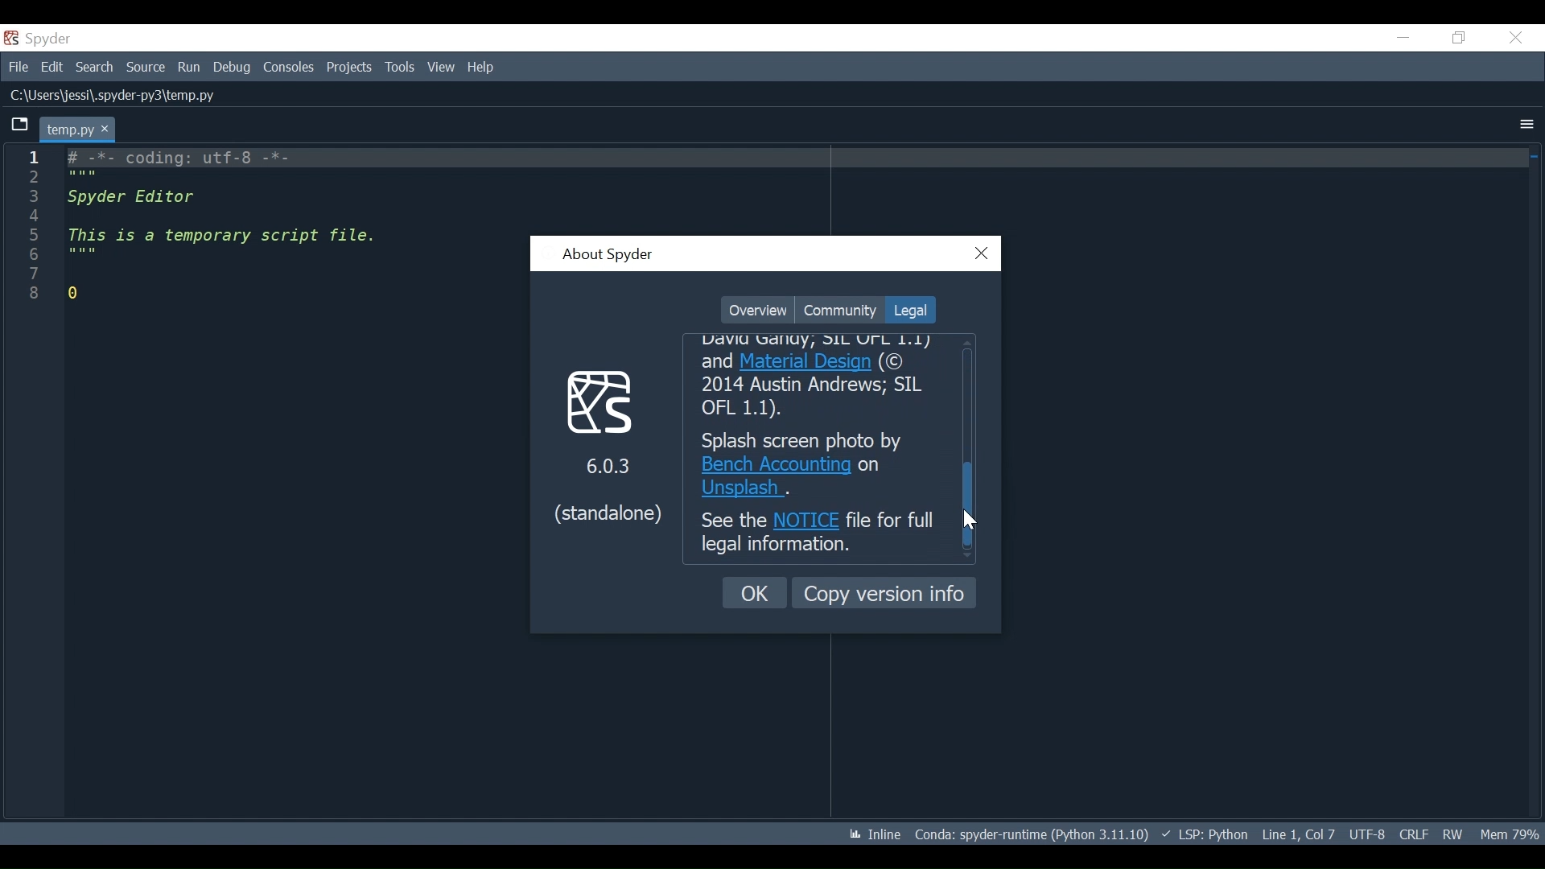  I want to click on ‘Mem 80%, so click(1513, 834).